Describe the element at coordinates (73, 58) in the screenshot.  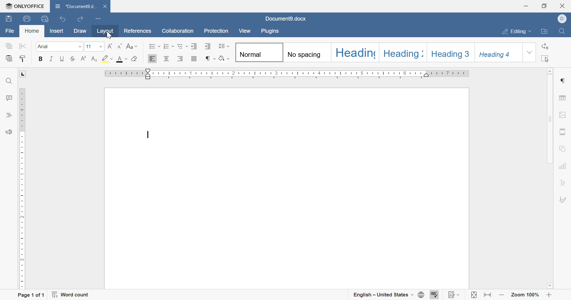
I see `strikethrough` at that location.